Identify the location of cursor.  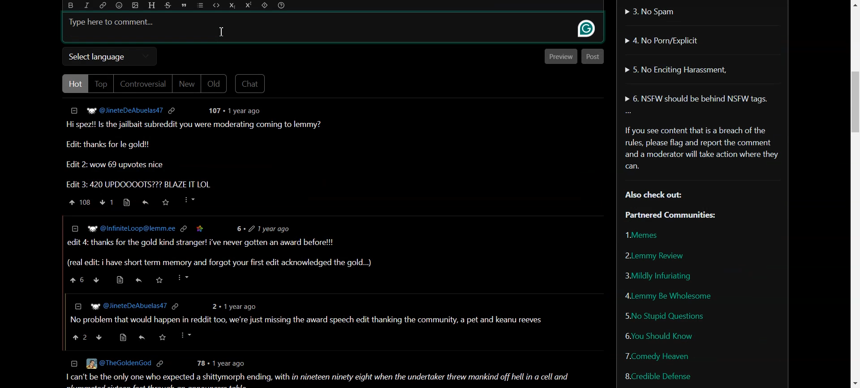
(223, 31).